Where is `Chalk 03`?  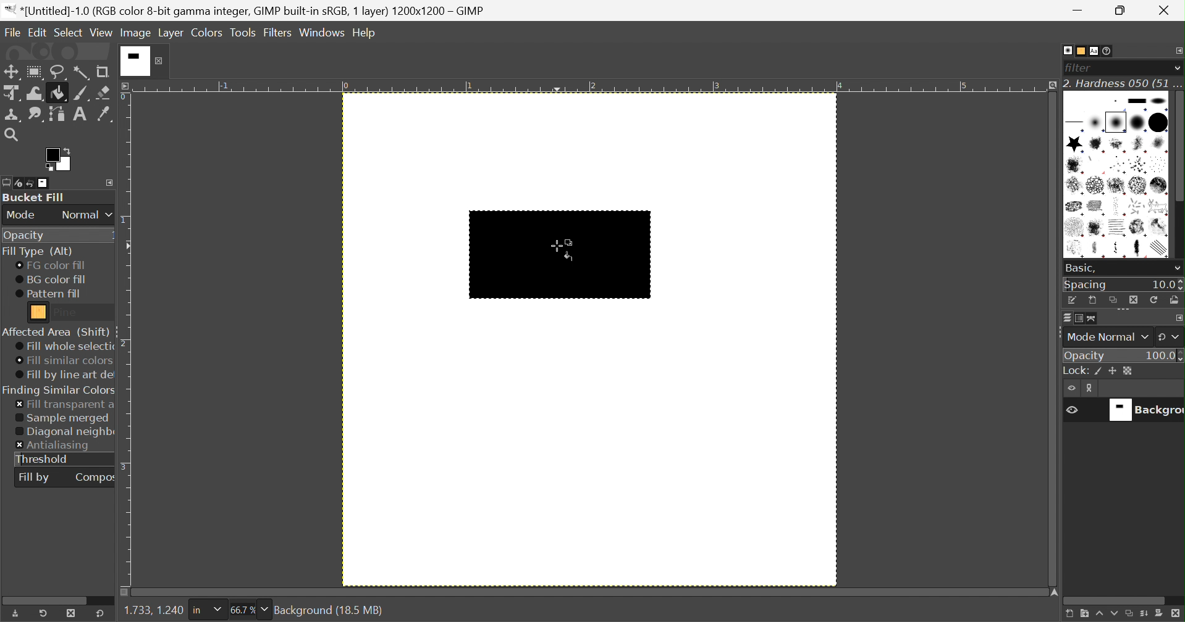
Chalk 03 is located at coordinates (1159, 186).